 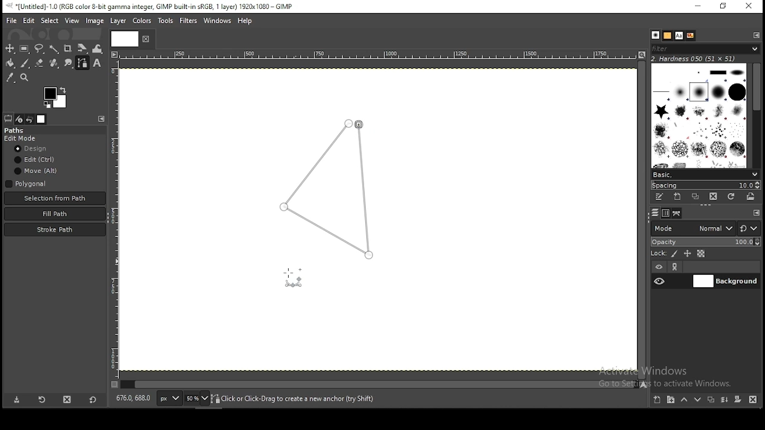 I want to click on colors, so click(x=53, y=97).